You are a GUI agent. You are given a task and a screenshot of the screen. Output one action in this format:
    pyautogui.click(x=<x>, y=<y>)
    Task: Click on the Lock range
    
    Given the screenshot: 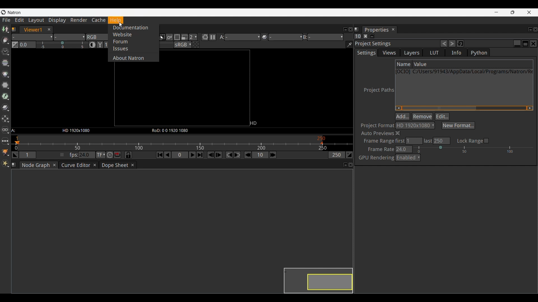 What is the action you would take?
    pyautogui.click(x=473, y=141)
    